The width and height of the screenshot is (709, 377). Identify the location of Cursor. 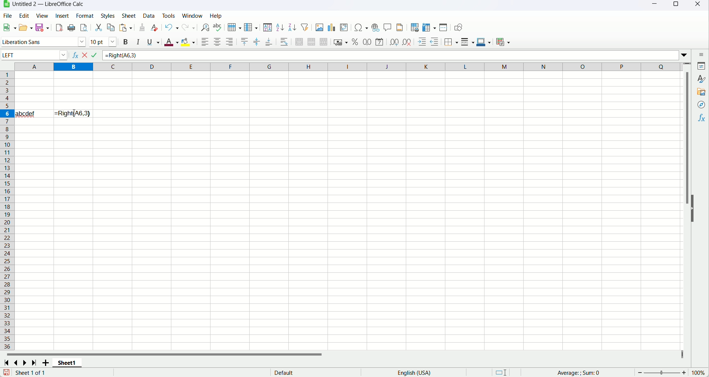
(74, 114).